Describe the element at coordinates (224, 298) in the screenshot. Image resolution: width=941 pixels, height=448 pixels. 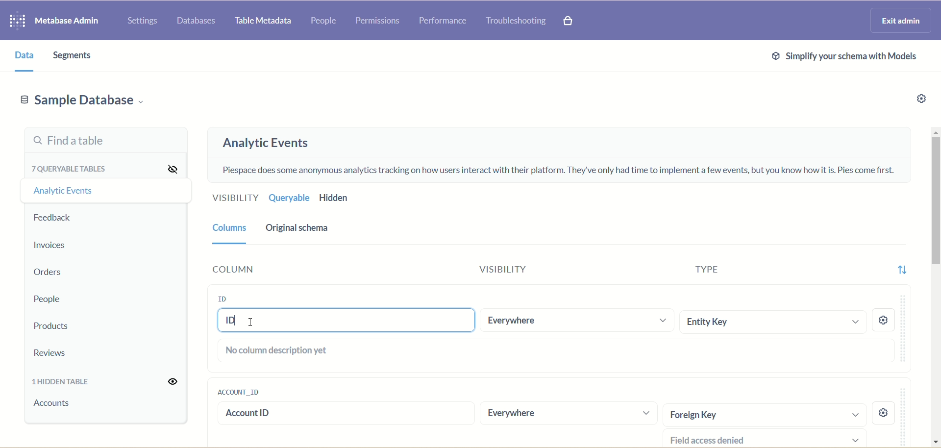
I see `ID` at that location.